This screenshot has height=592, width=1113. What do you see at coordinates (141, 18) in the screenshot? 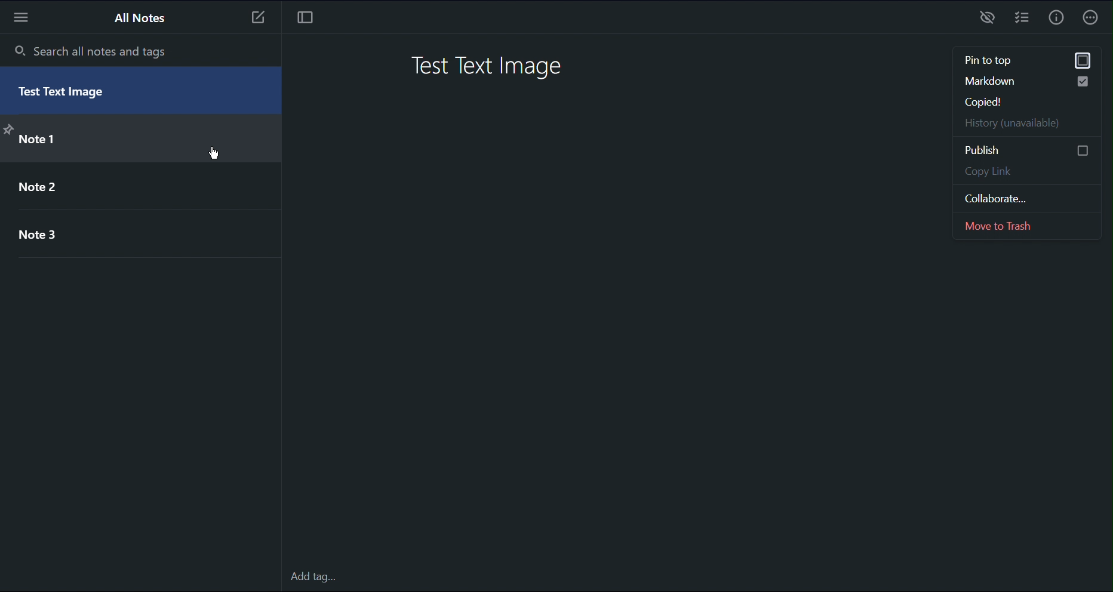
I see `All Notes` at bounding box center [141, 18].